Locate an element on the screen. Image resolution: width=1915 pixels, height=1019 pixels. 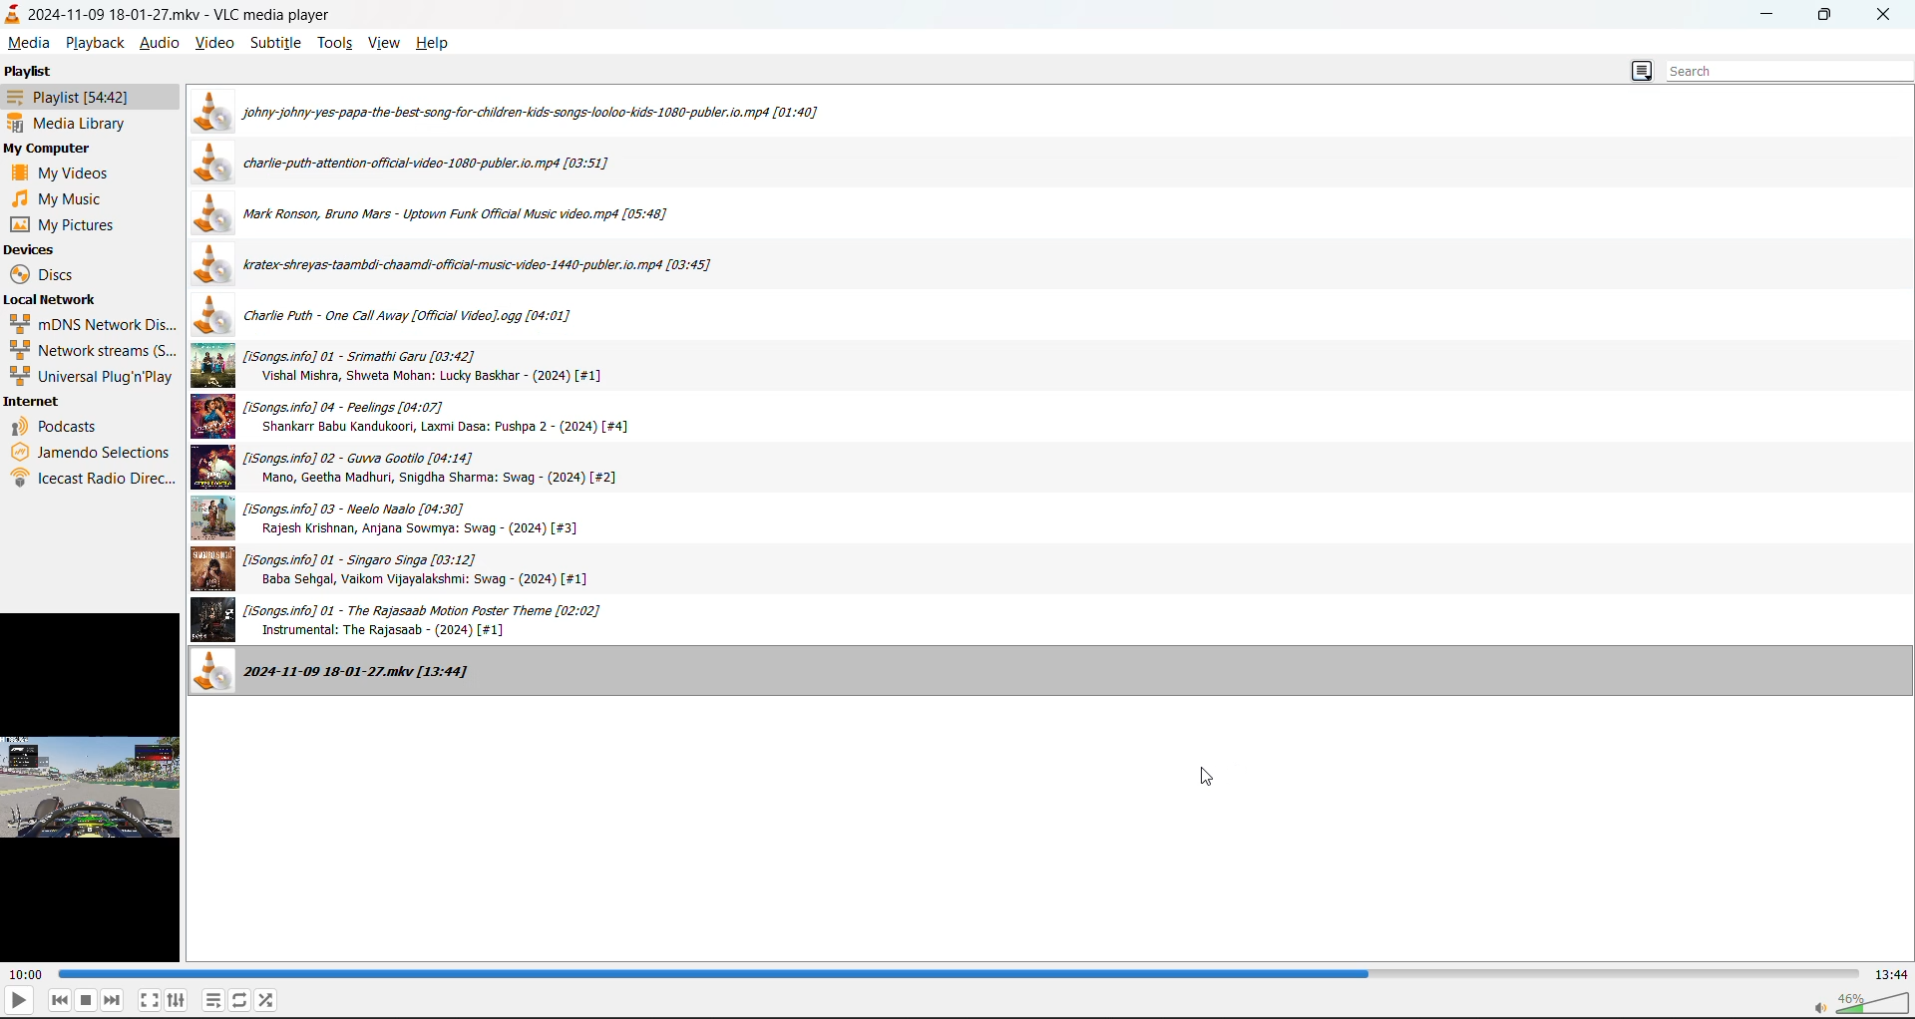
tracks without duration is located at coordinates (399, 519).